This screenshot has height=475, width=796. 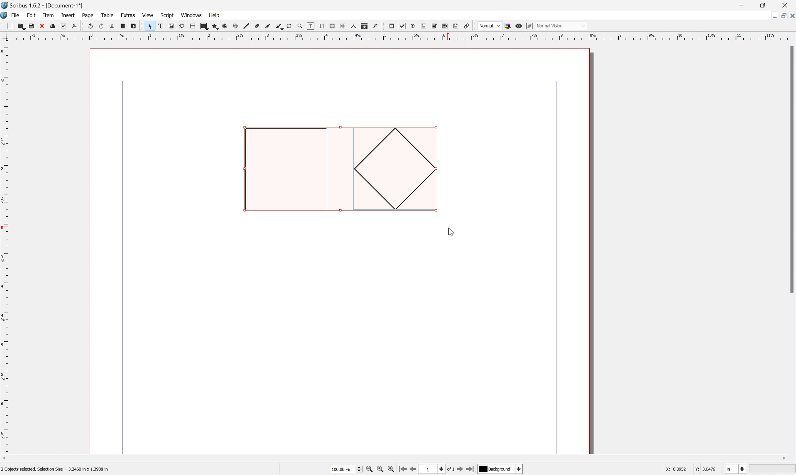 What do you see at coordinates (310, 26) in the screenshot?
I see `edit contents of frame` at bounding box center [310, 26].